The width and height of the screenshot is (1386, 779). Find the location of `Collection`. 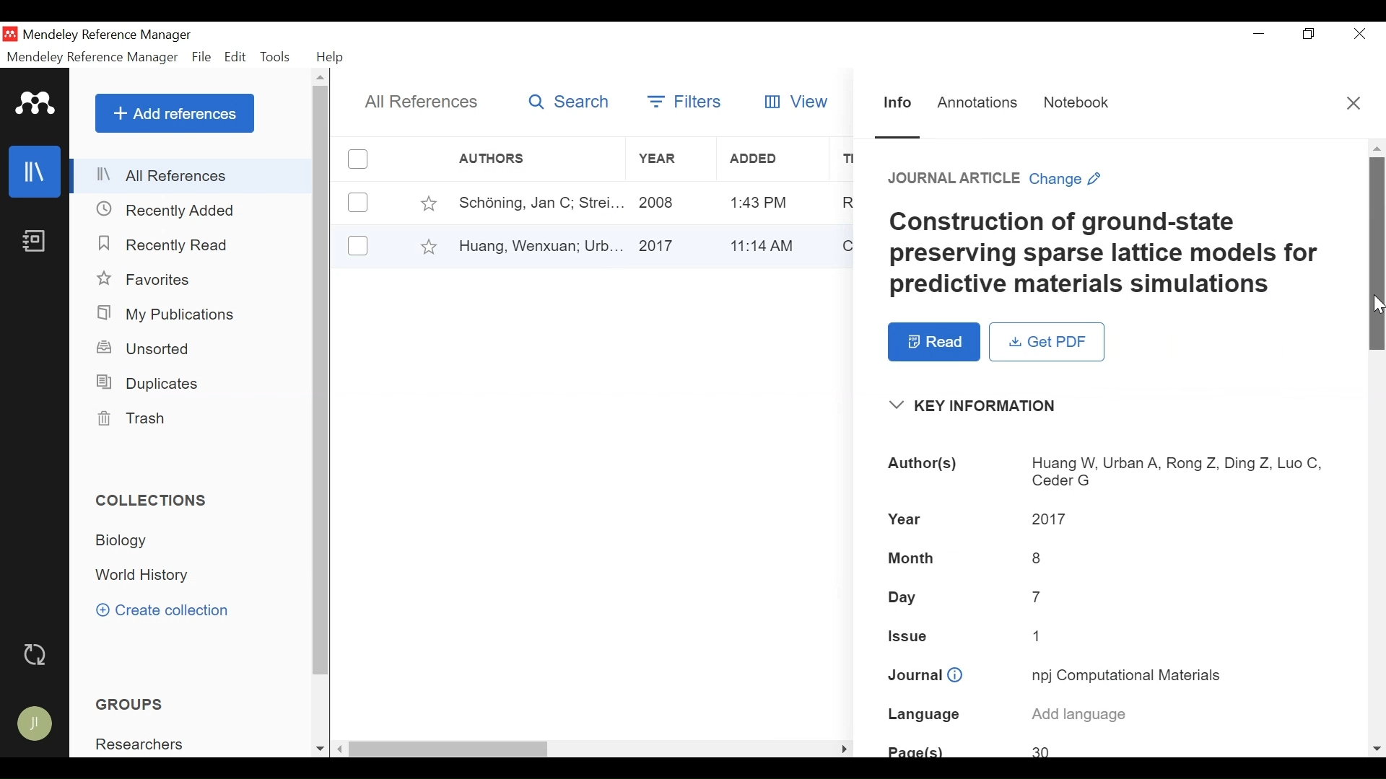

Collection is located at coordinates (127, 540).